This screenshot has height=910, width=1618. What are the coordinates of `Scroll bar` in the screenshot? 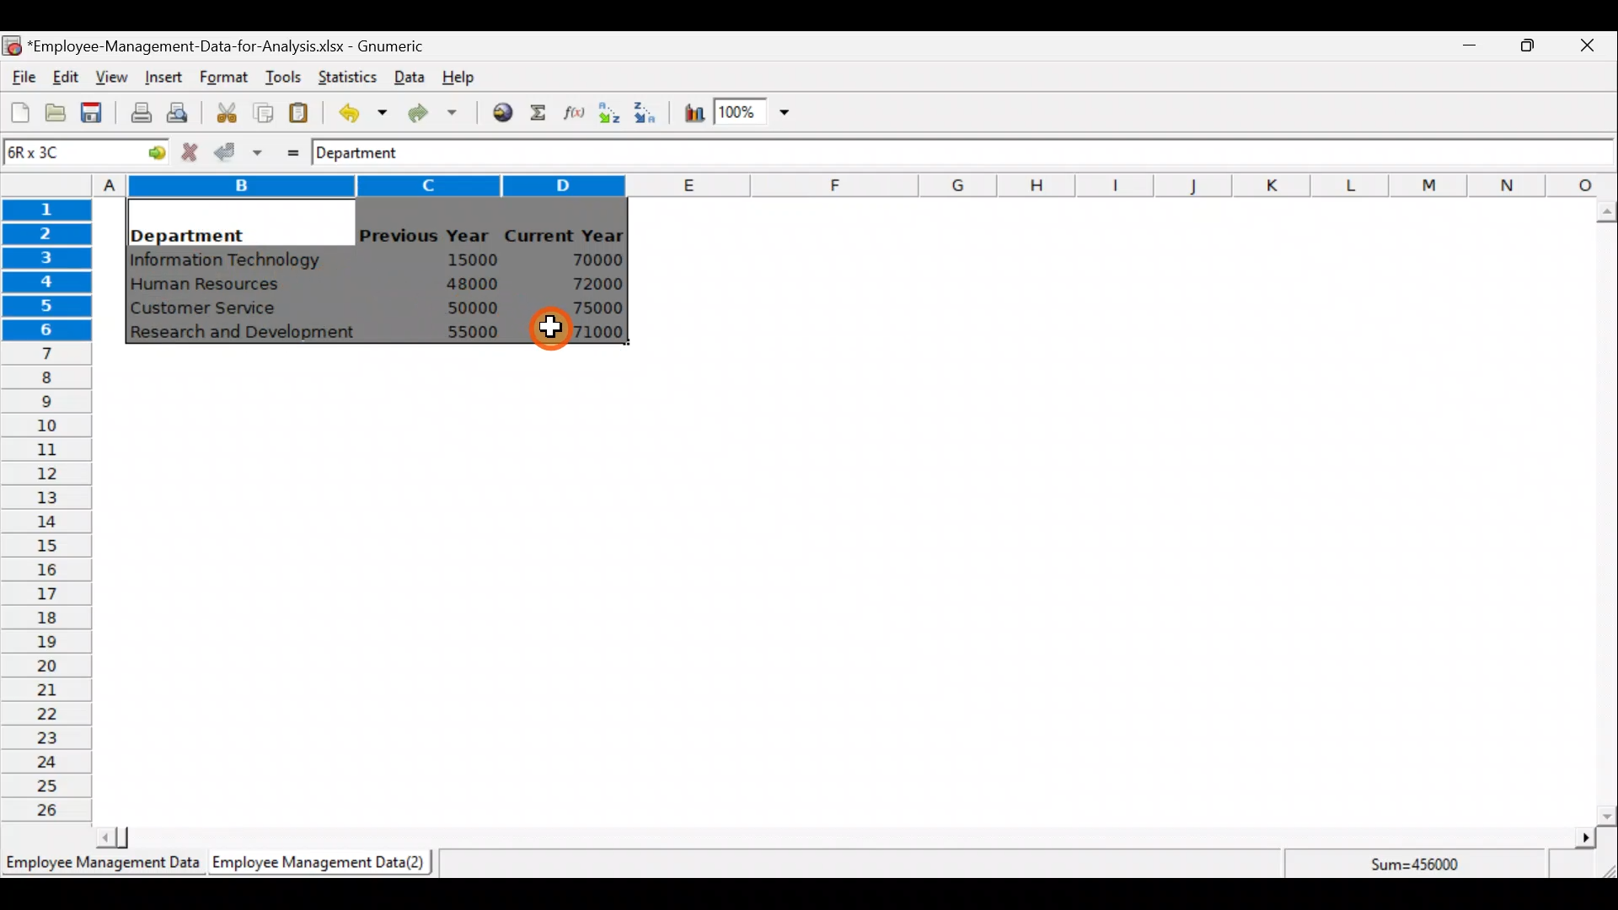 It's located at (1606, 513).